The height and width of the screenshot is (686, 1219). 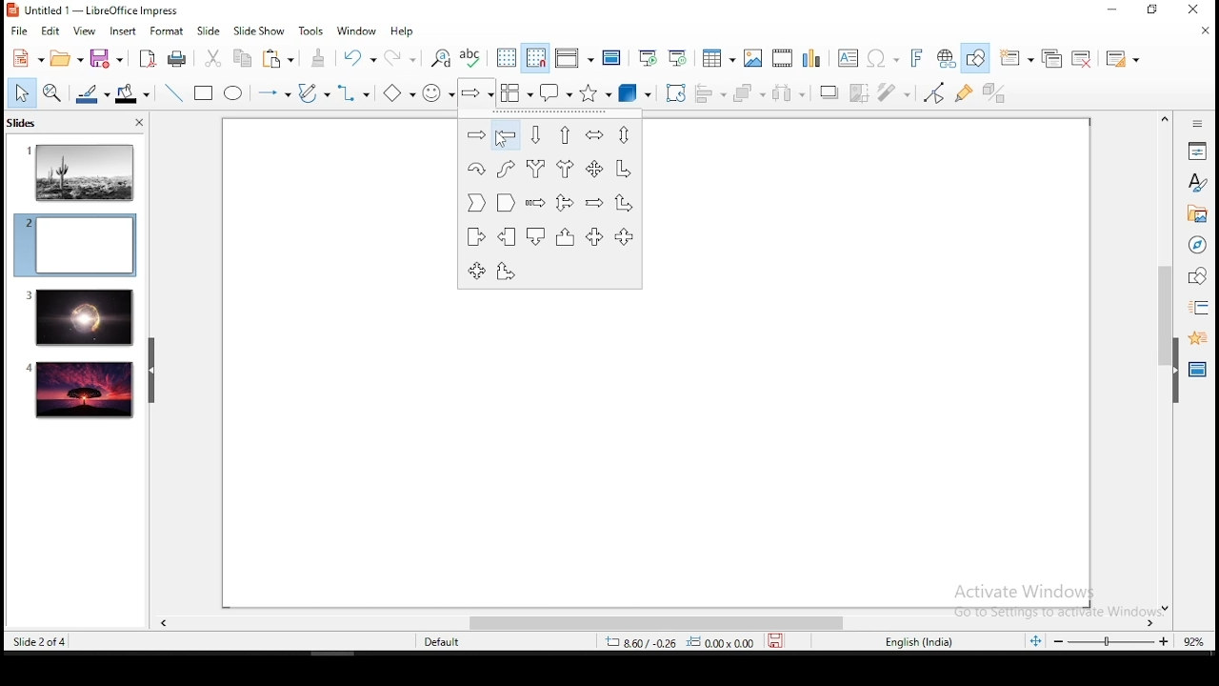 What do you see at coordinates (679, 57) in the screenshot?
I see `start from current slide` at bounding box center [679, 57].